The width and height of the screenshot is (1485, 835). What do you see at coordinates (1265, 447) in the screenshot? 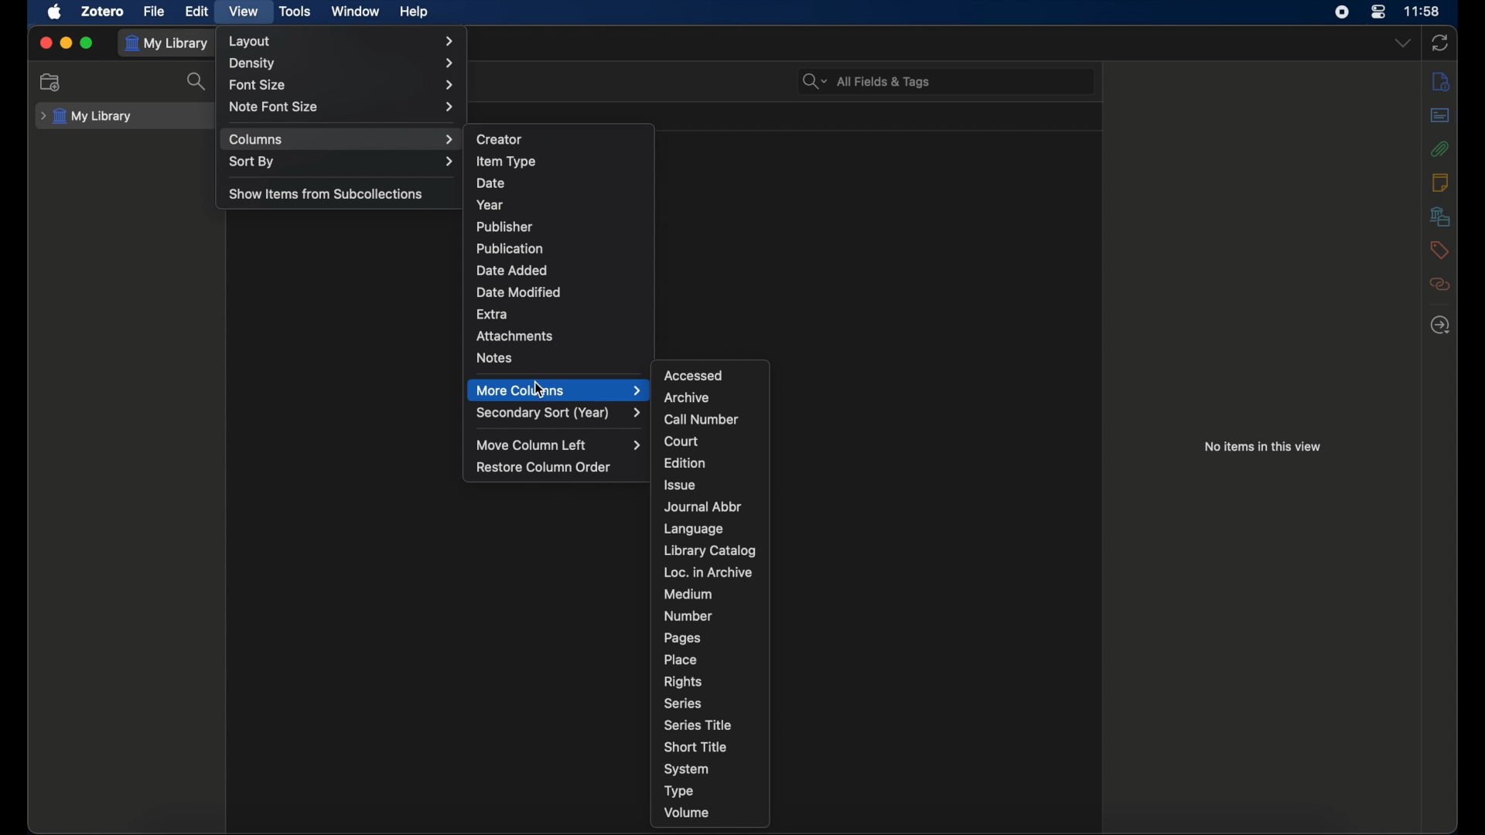
I see `no items in this view` at bounding box center [1265, 447].